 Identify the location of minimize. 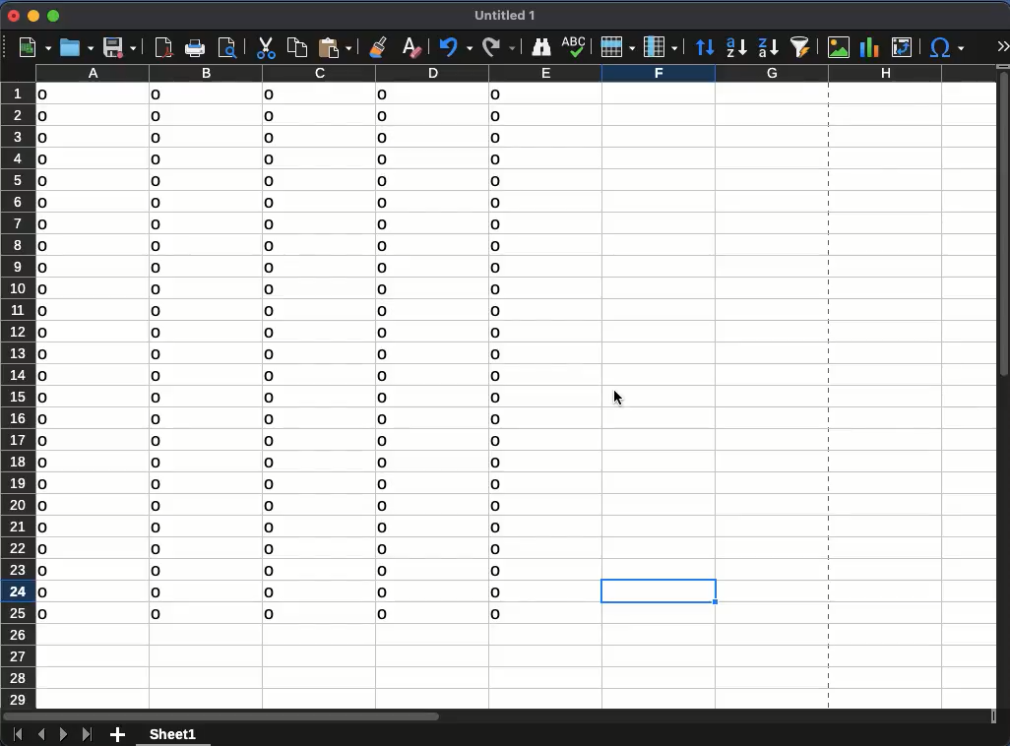
(32, 16).